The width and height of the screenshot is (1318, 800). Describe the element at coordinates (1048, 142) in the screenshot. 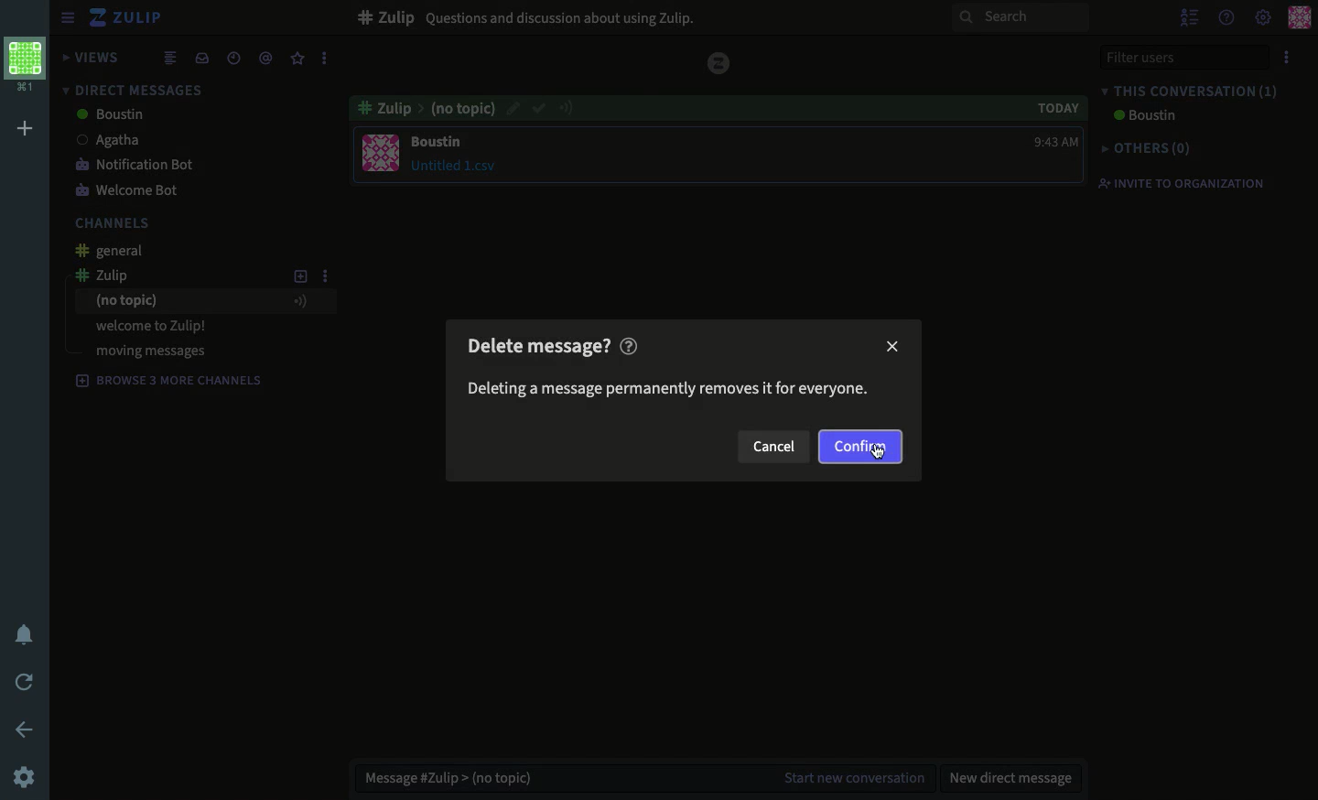

I see `9:43 AM` at that location.